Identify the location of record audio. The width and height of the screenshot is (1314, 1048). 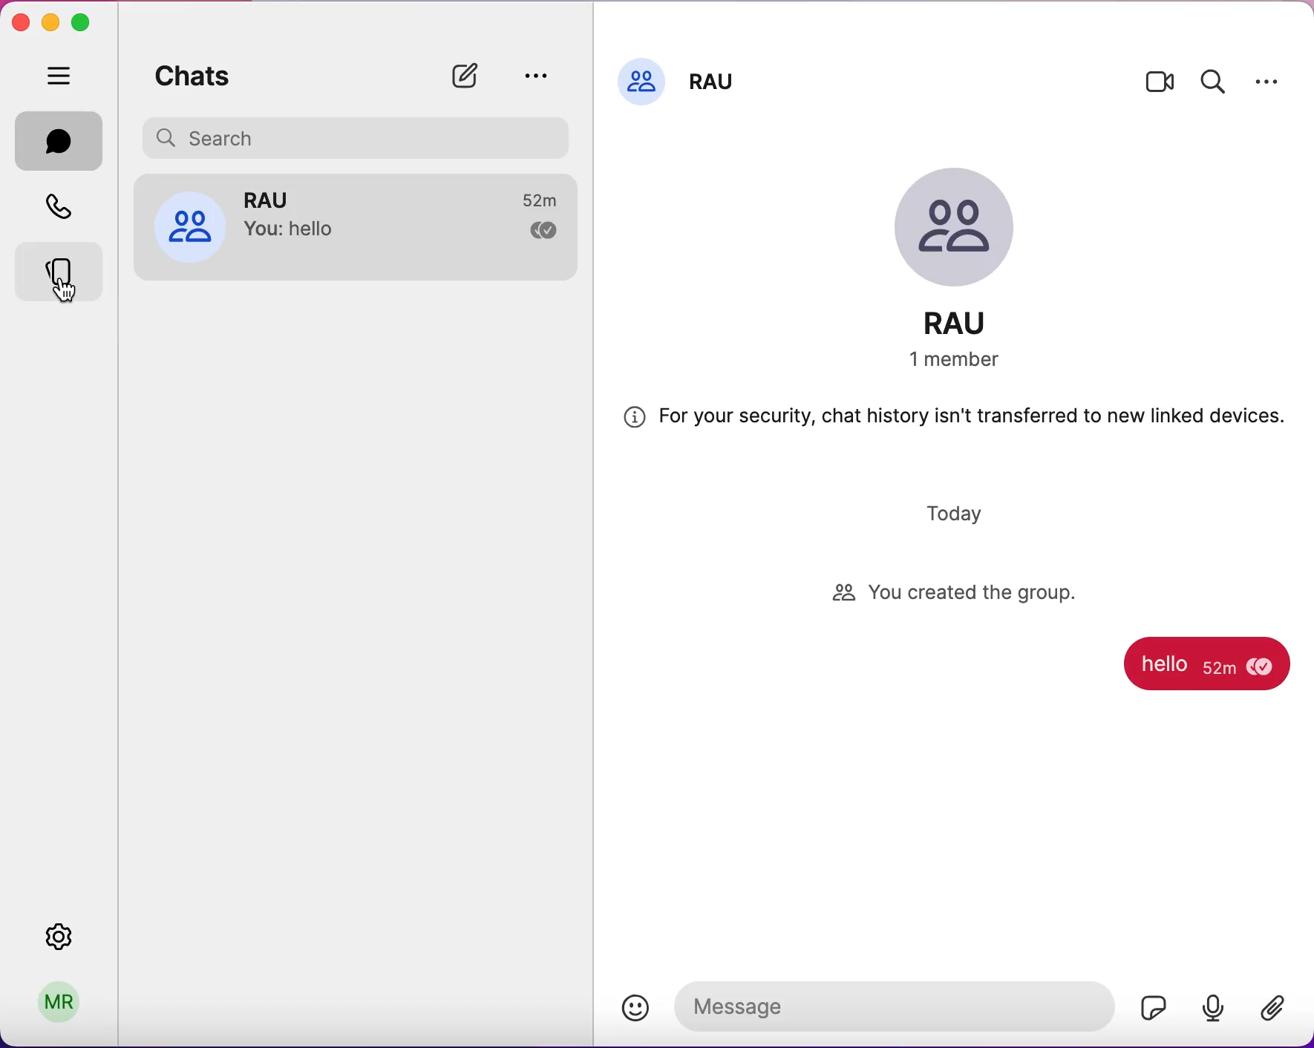
(1217, 1009).